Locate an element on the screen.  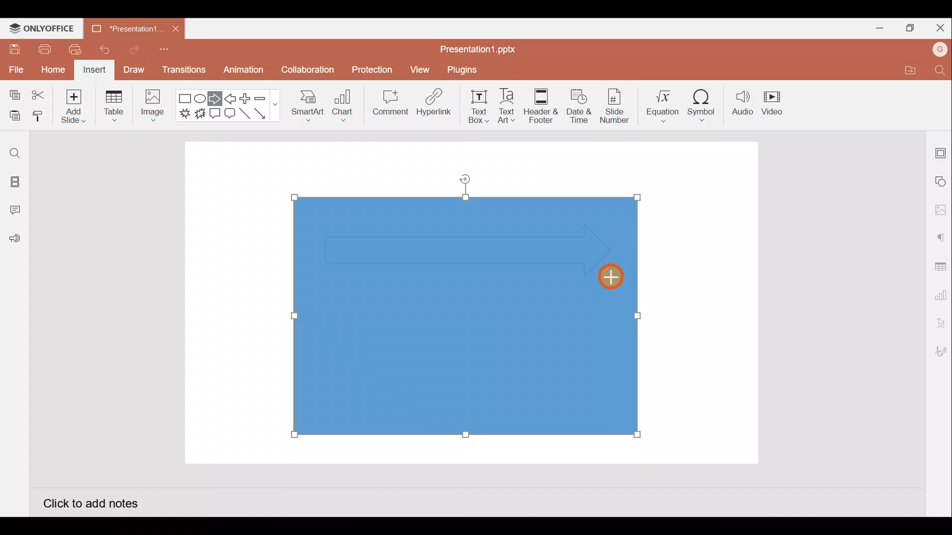
Table settings is located at coordinates (938, 266).